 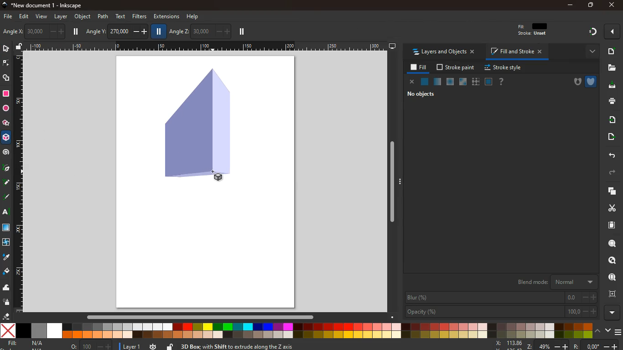 What do you see at coordinates (590, 51) in the screenshot?
I see `more` at bounding box center [590, 51].